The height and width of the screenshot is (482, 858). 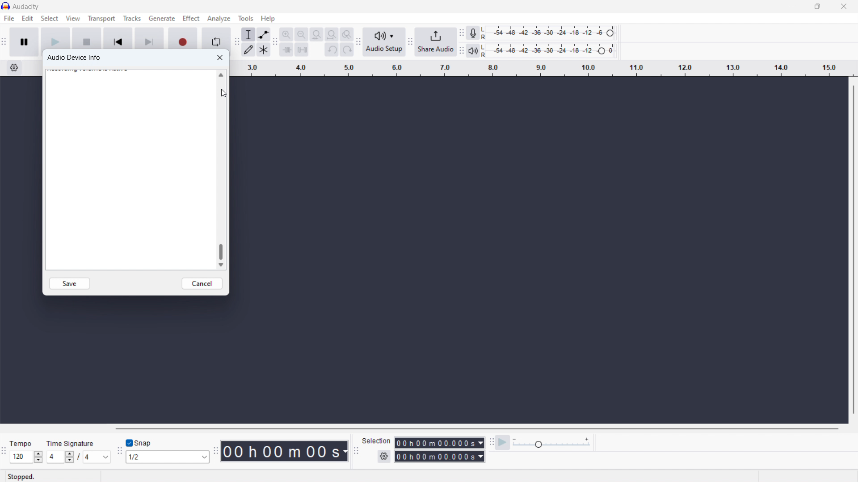 What do you see at coordinates (56, 37) in the screenshot?
I see `play` at bounding box center [56, 37].